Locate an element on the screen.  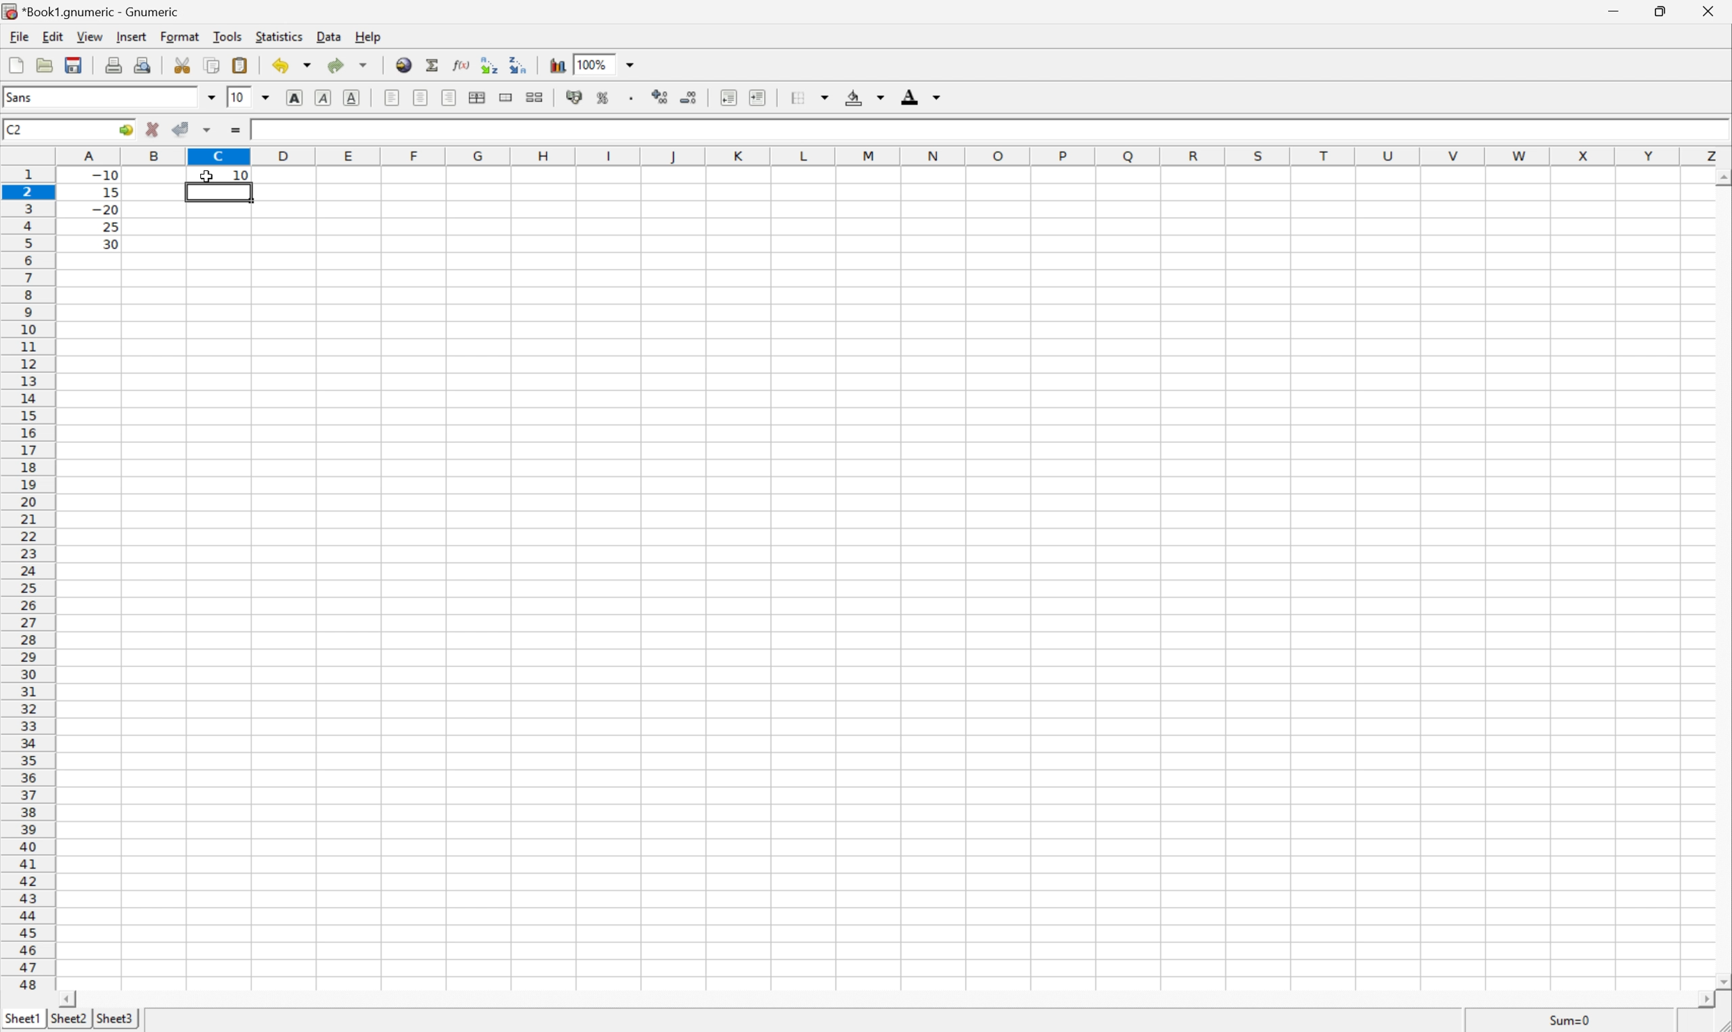
Borders is located at coordinates (794, 97).